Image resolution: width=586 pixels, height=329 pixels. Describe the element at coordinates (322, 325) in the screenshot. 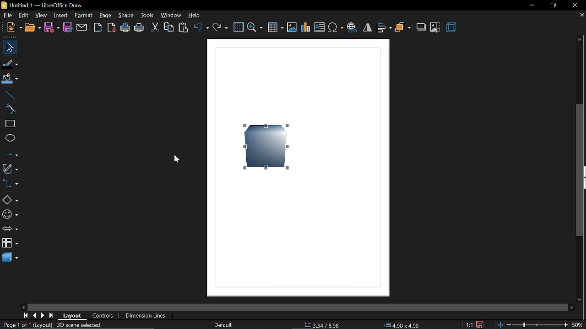

I see `co-ordinates` at that location.